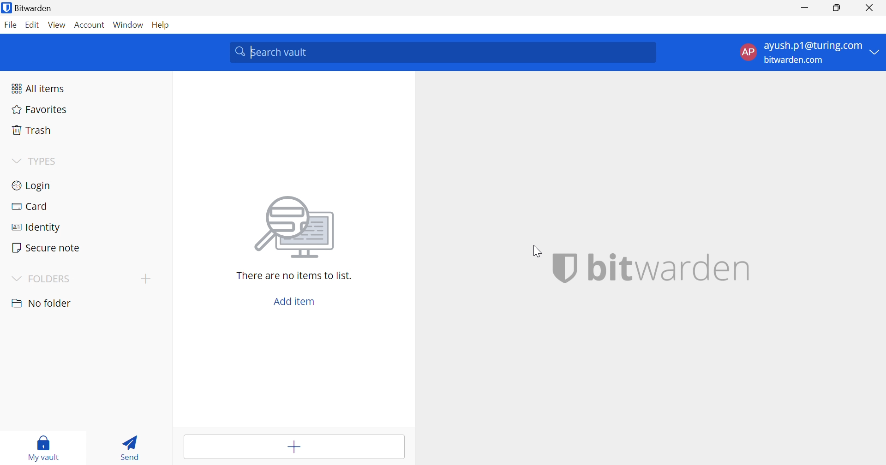  Describe the element at coordinates (870, 8) in the screenshot. I see `Close` at that location.